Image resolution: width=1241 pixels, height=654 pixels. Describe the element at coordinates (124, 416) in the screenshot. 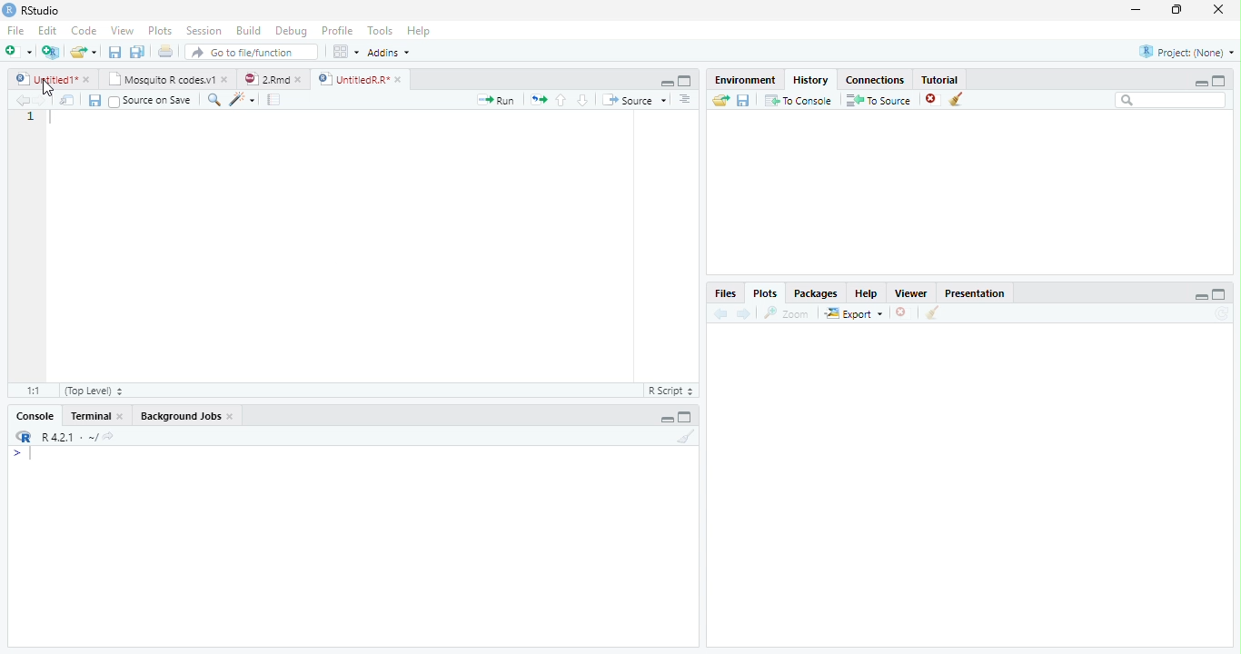

I see `close` at that location.